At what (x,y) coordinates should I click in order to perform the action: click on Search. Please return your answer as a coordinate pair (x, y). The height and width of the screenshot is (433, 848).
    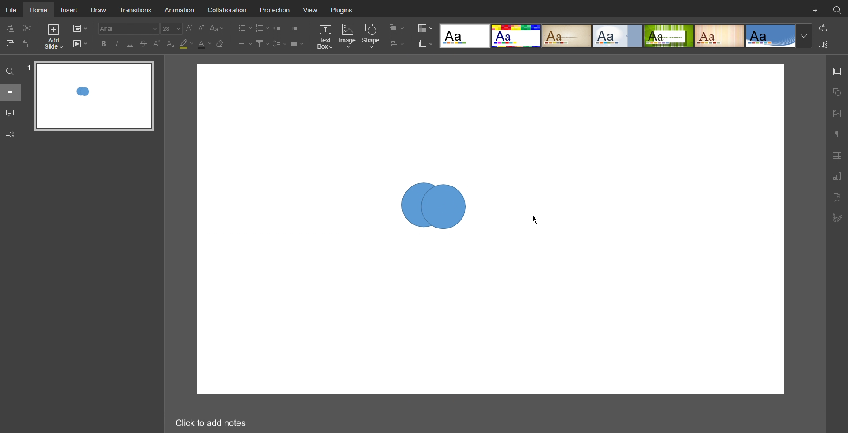
    Looking at the image, I should click on (837, 8).